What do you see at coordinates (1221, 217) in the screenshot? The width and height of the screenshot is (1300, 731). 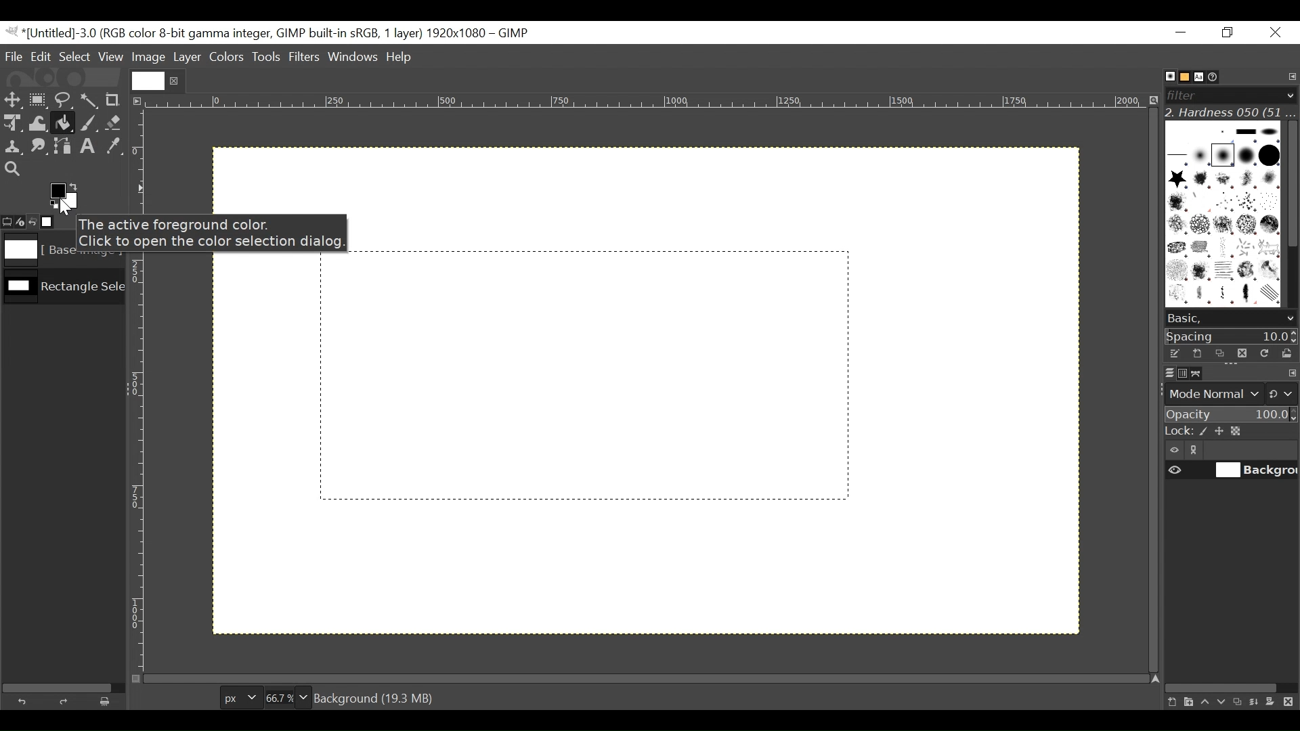 I see `Patterns` at bounding box center [1221, 217].